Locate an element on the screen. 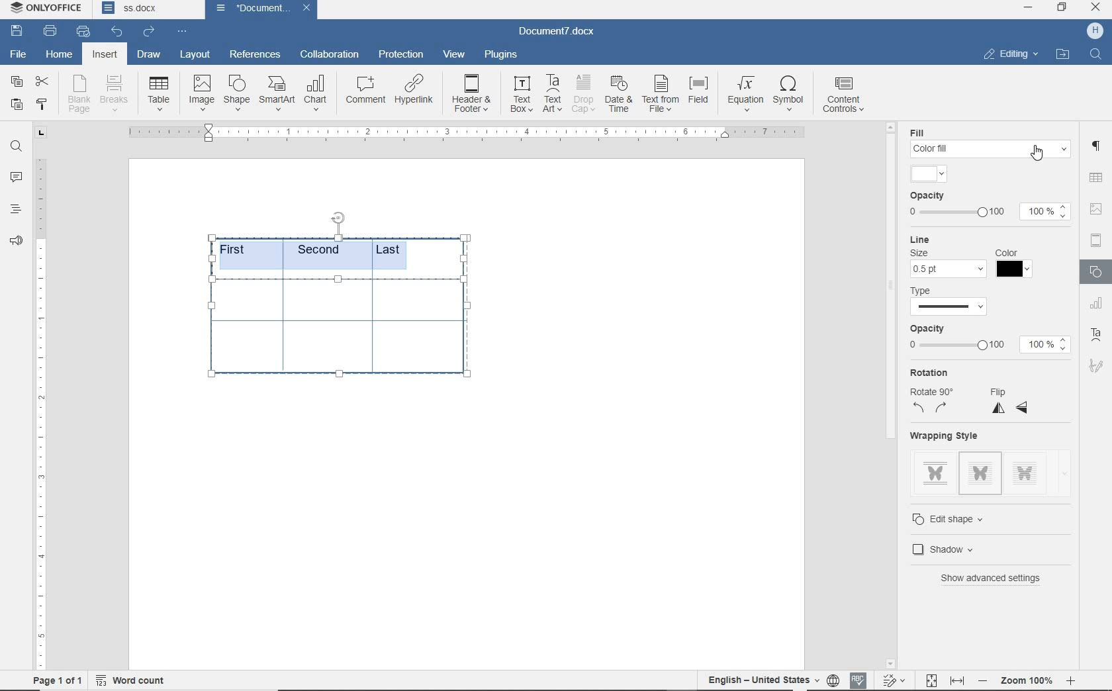 Image resolution: width=1112 pixels, height=691 pixels. table is located at coordinates (342, 334).